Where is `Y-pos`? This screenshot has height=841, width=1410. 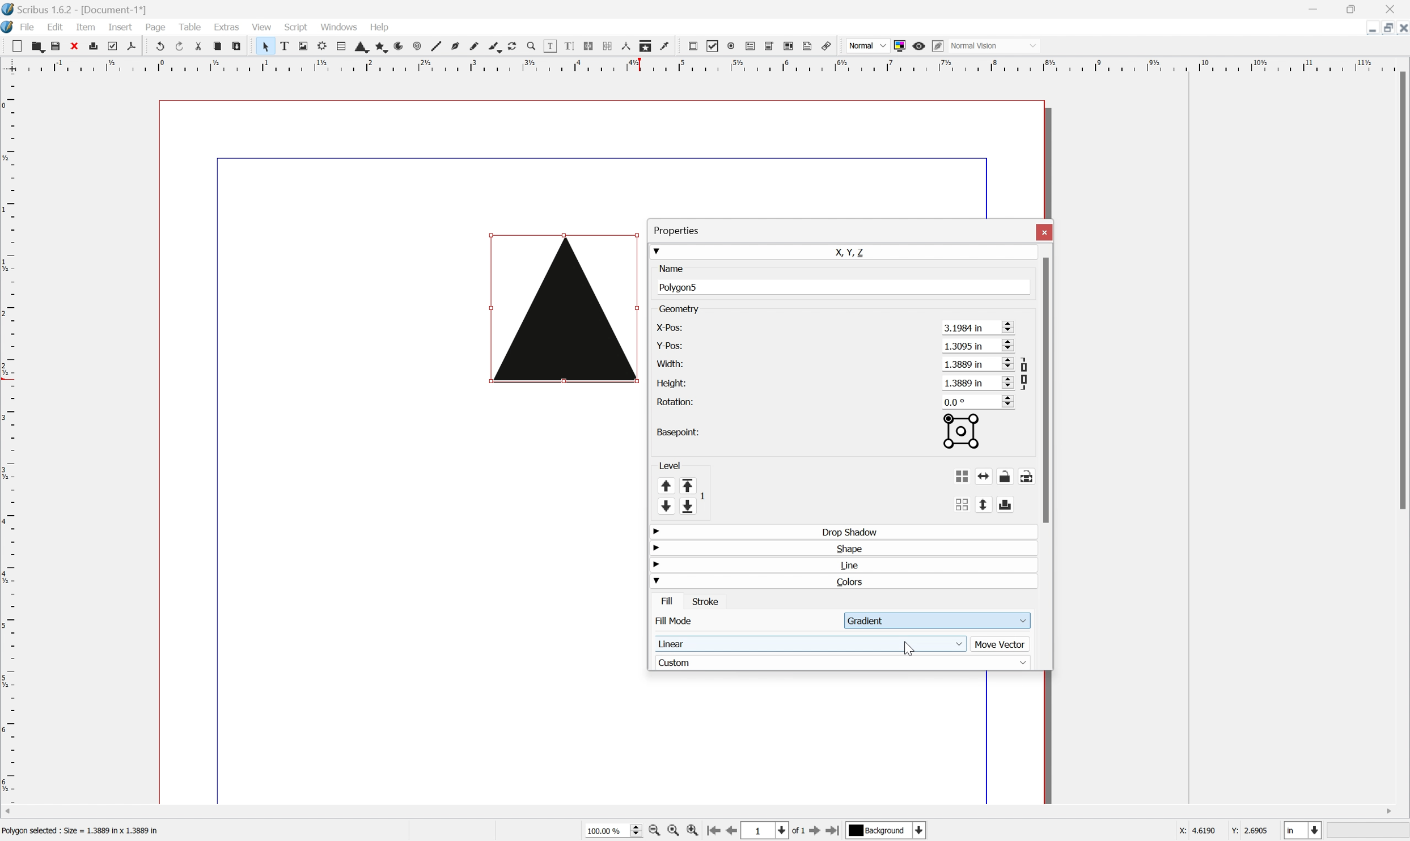
Y-pos is located at coordinates (668, 345).